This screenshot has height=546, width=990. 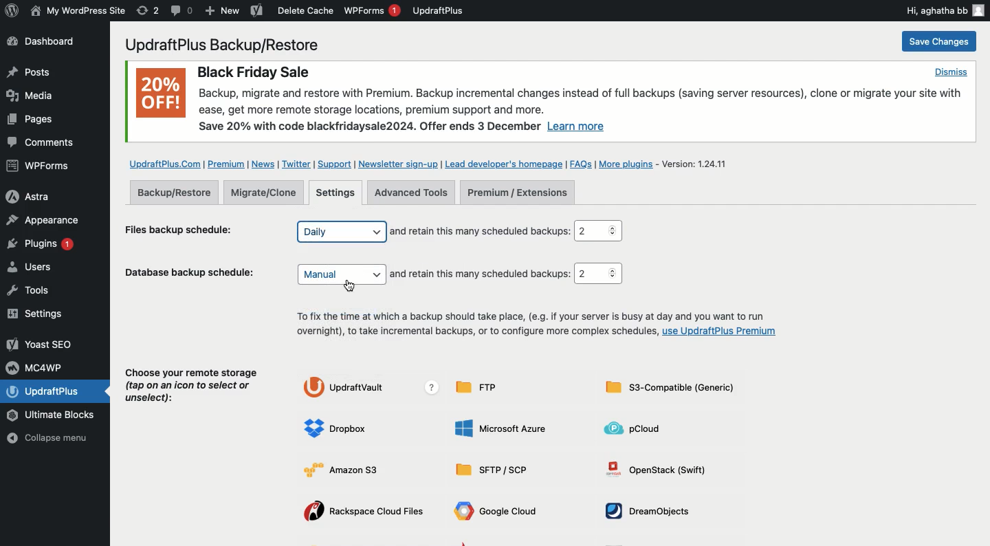 I want to click on Appearance, so click(x=43, y=219).